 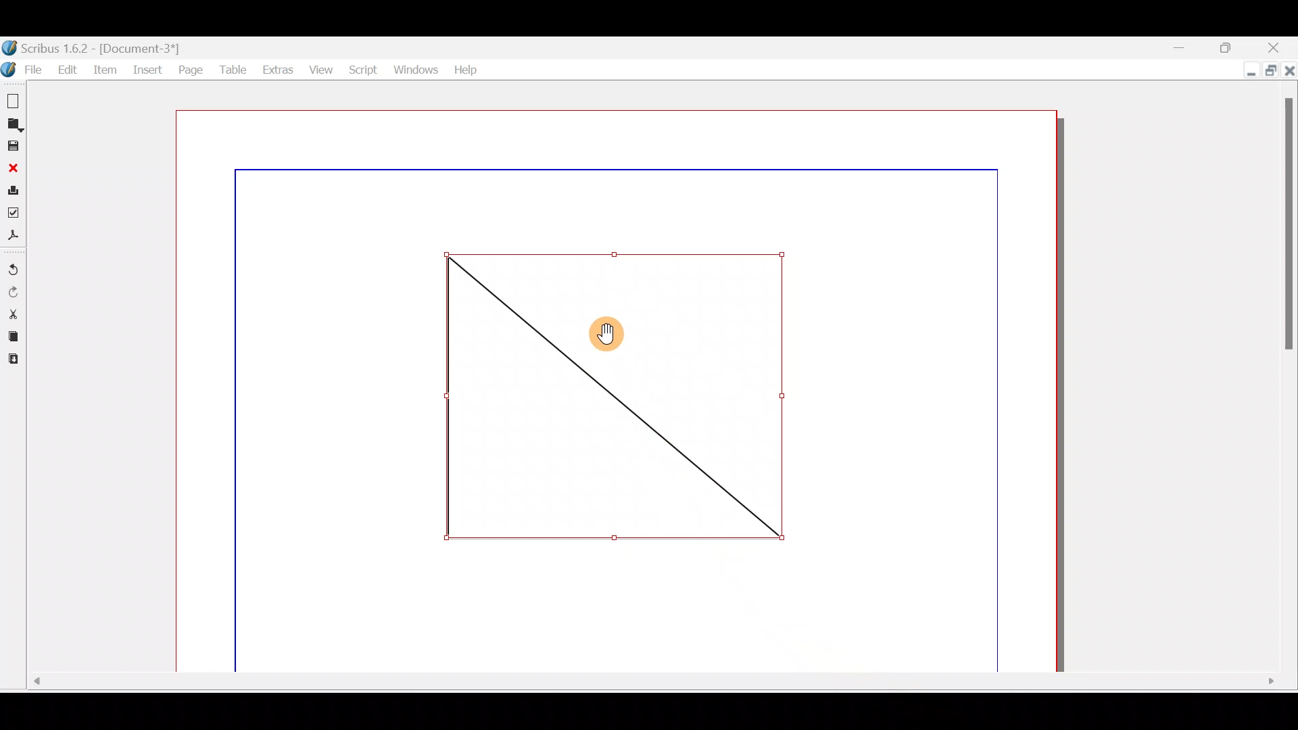 I want to click on Scroll bar, so click(x=648, y=685).